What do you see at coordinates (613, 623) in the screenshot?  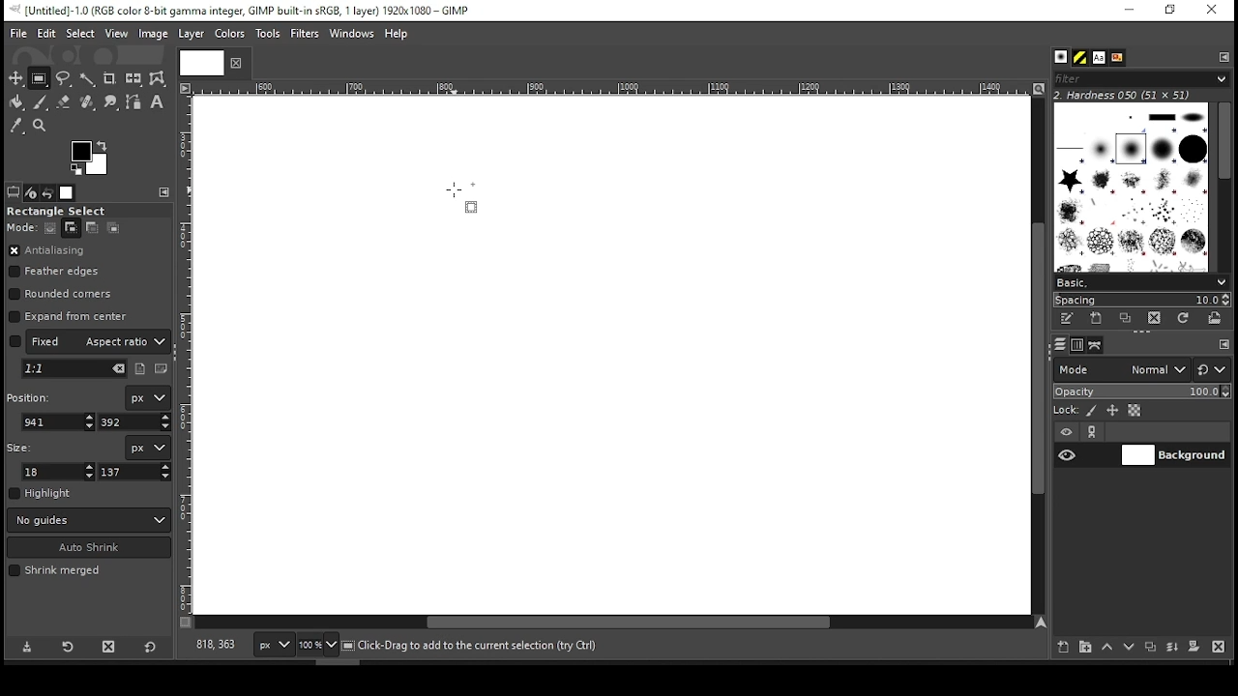 I see `scroll bar` at bounding box center [613, 623].